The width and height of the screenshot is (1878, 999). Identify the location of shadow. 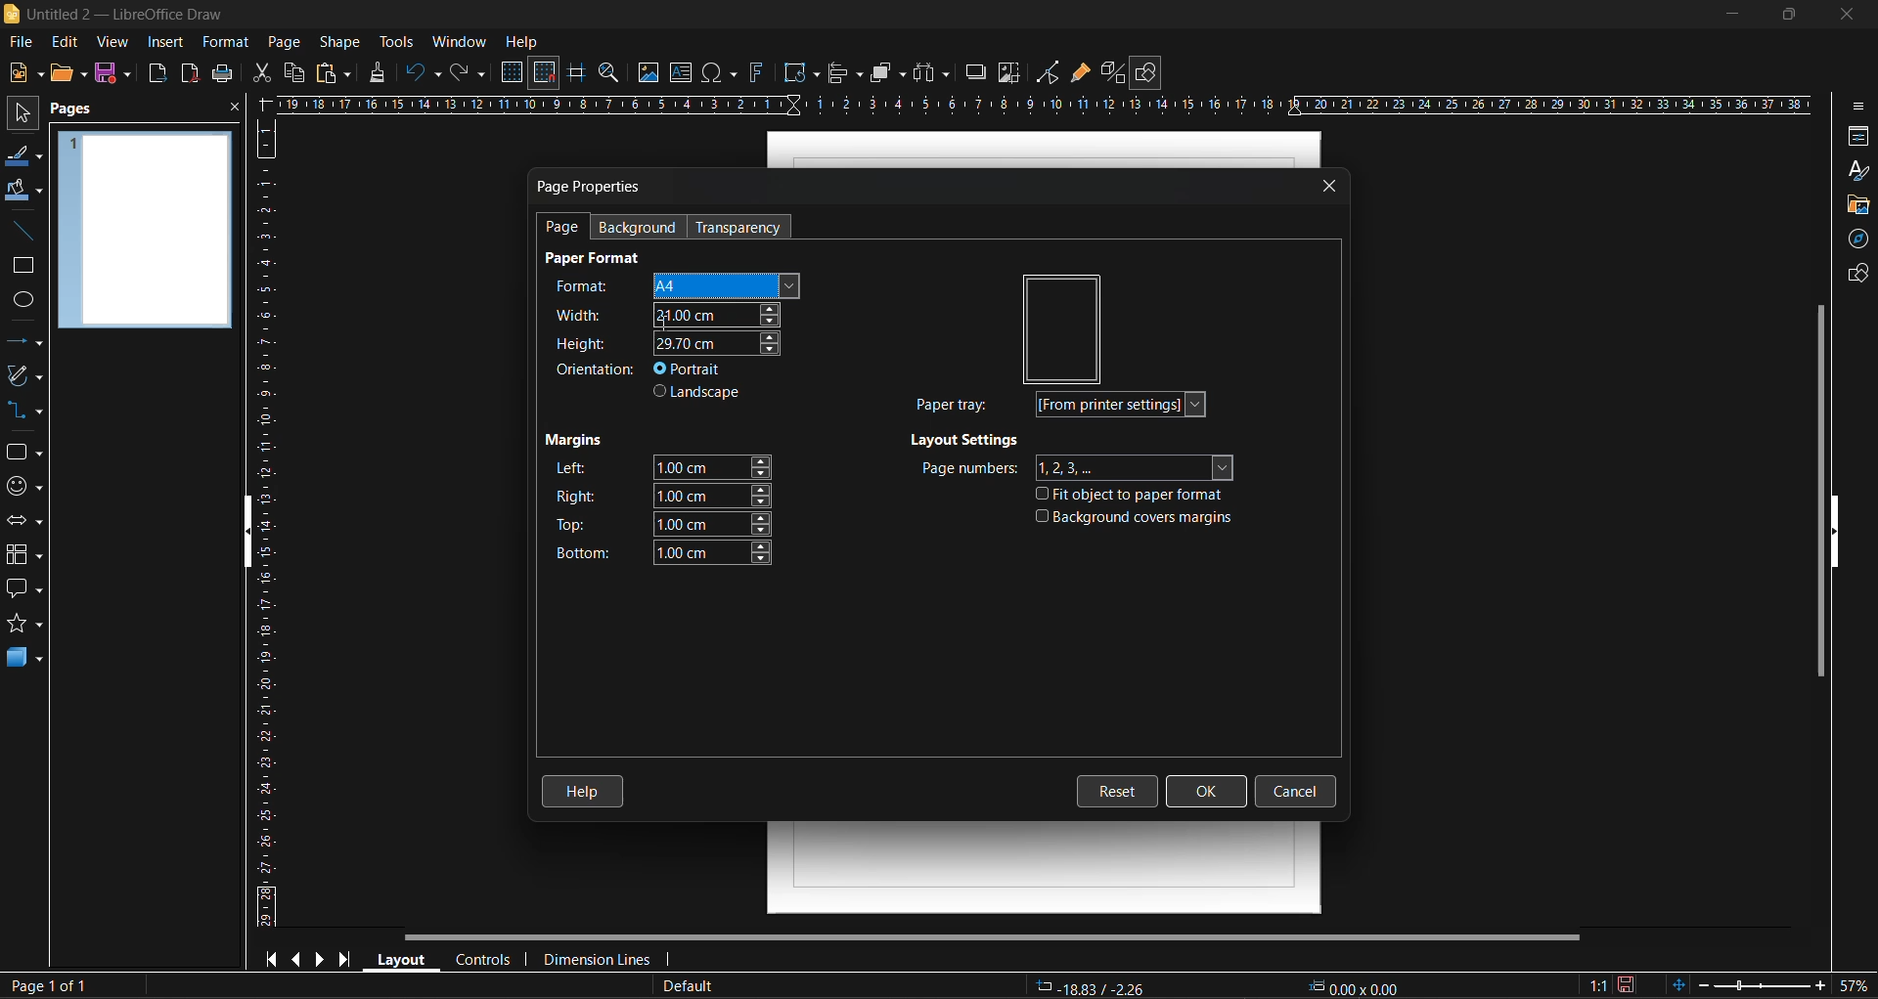
(979, 70).